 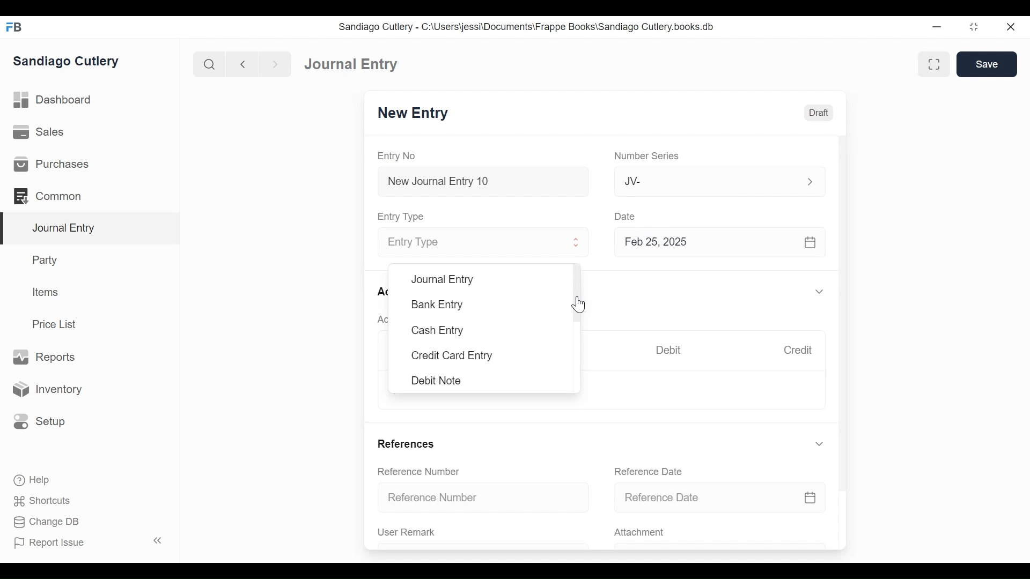 What do you see at coordinates (438, 330) in the screenshot?
I see `Cash Entry` at bounding box center [438, 330].